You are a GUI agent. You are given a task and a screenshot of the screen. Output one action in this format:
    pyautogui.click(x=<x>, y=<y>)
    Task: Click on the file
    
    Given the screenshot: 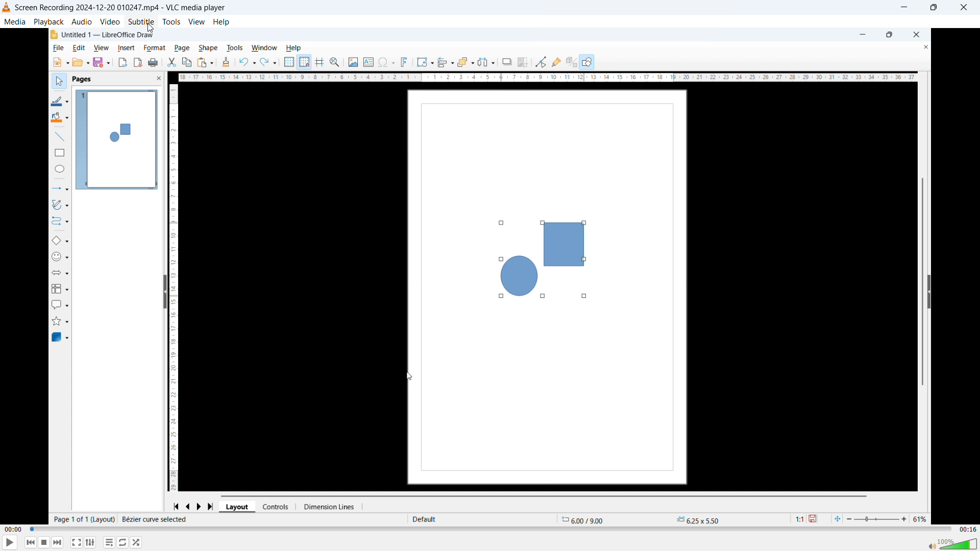 What is the action you would take?
    pyautogui.click(x=56, y=48)
    